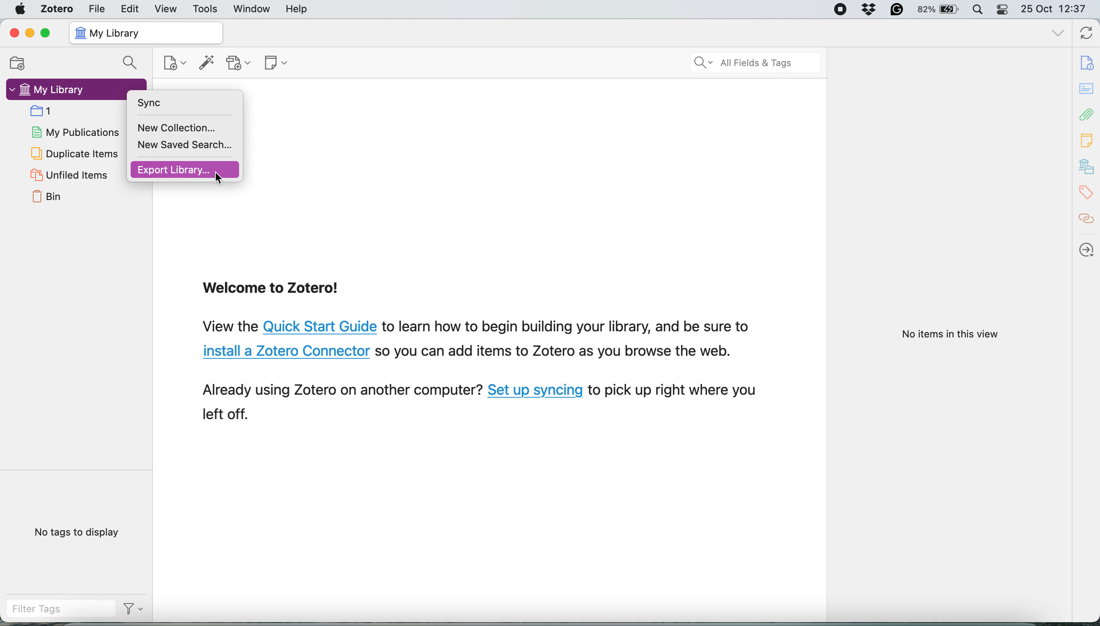 Image resolution: width=1100 pixels, height=626 pixels. Describe the element at coordinates (31, 34) in the screenshot. I see `minimize` at that location.